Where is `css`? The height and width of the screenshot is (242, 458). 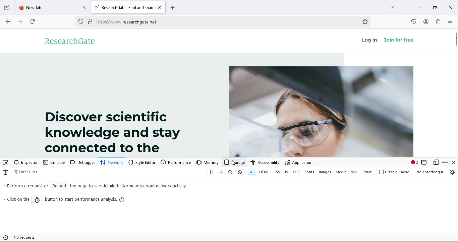 css is located at coordinates (276, 173).